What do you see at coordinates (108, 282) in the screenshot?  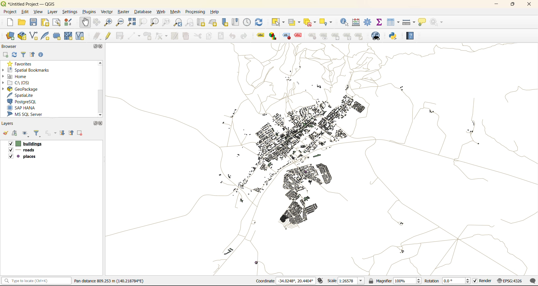 I see `metadata` at bounding box center [108, 282].